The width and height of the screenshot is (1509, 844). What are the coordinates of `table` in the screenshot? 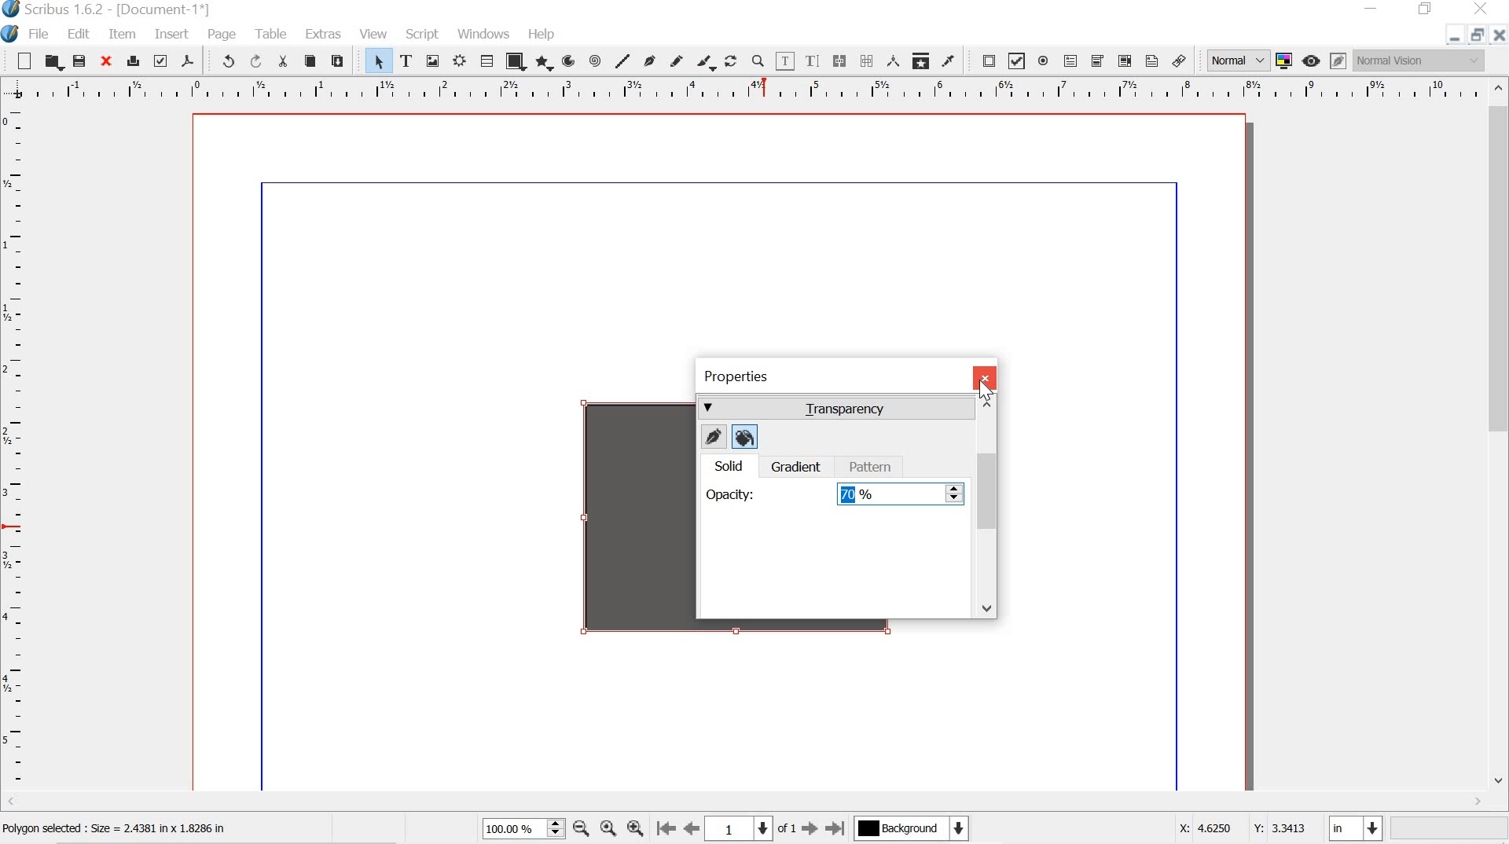 It's located at (486, 61).